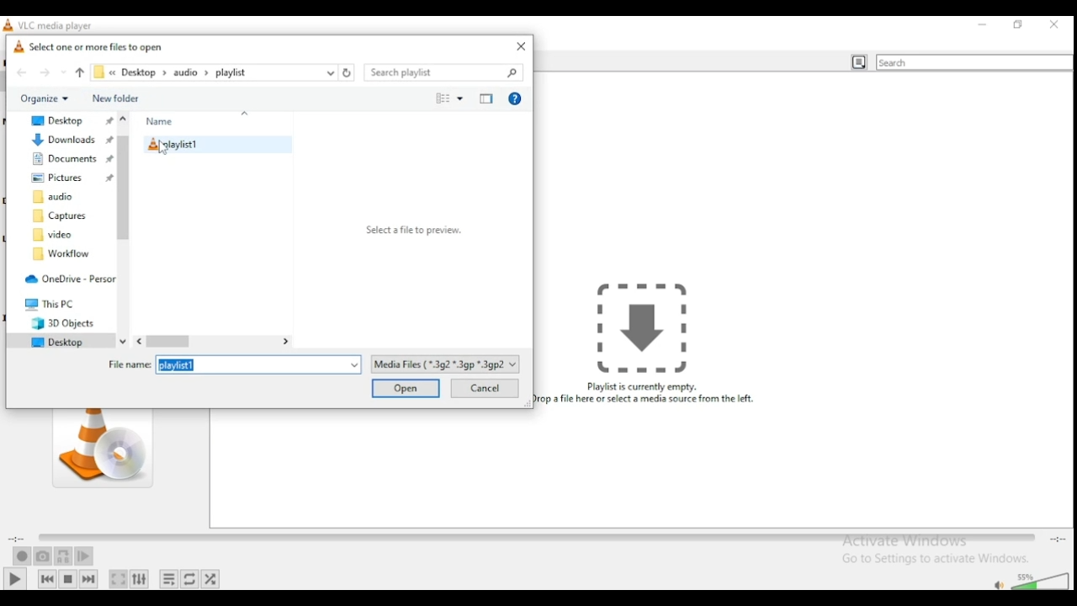  Describe the element at coordinates (63, 557) in the screenshot. I see `loop between point A and point B continuously. Click to add point A` at that location.